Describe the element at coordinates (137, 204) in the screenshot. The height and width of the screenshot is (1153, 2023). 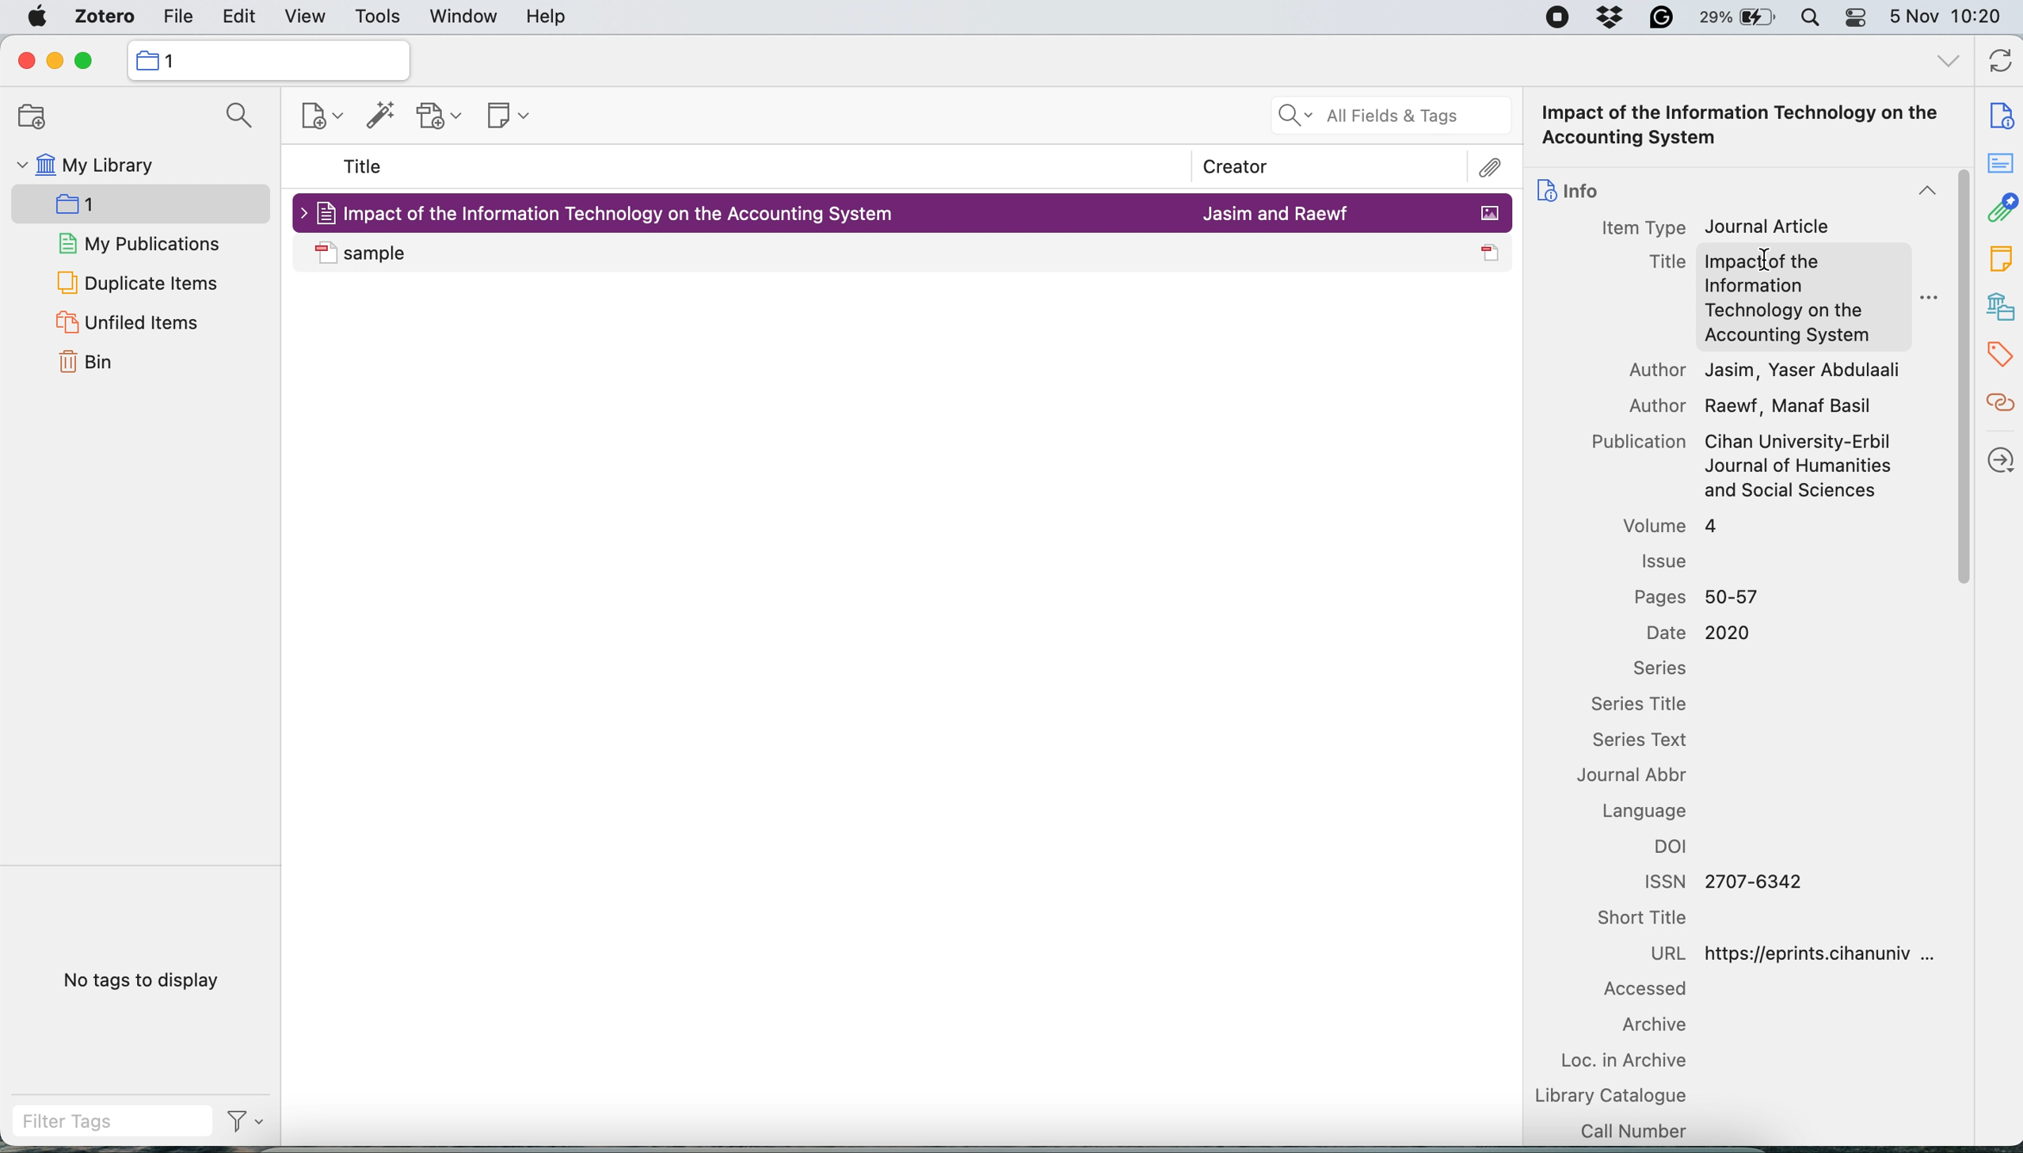
I see `new collection` at that location.